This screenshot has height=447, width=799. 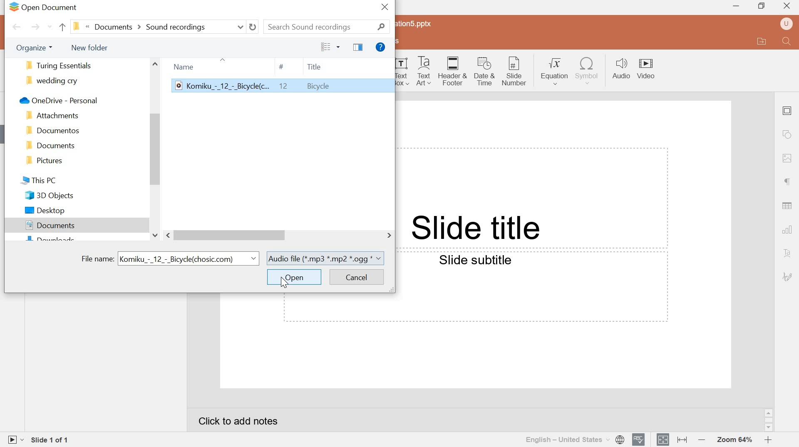 What do you see at coordinates (254, 27) in the screenshot?
I see `refresh` at bounding box center [254, 27].